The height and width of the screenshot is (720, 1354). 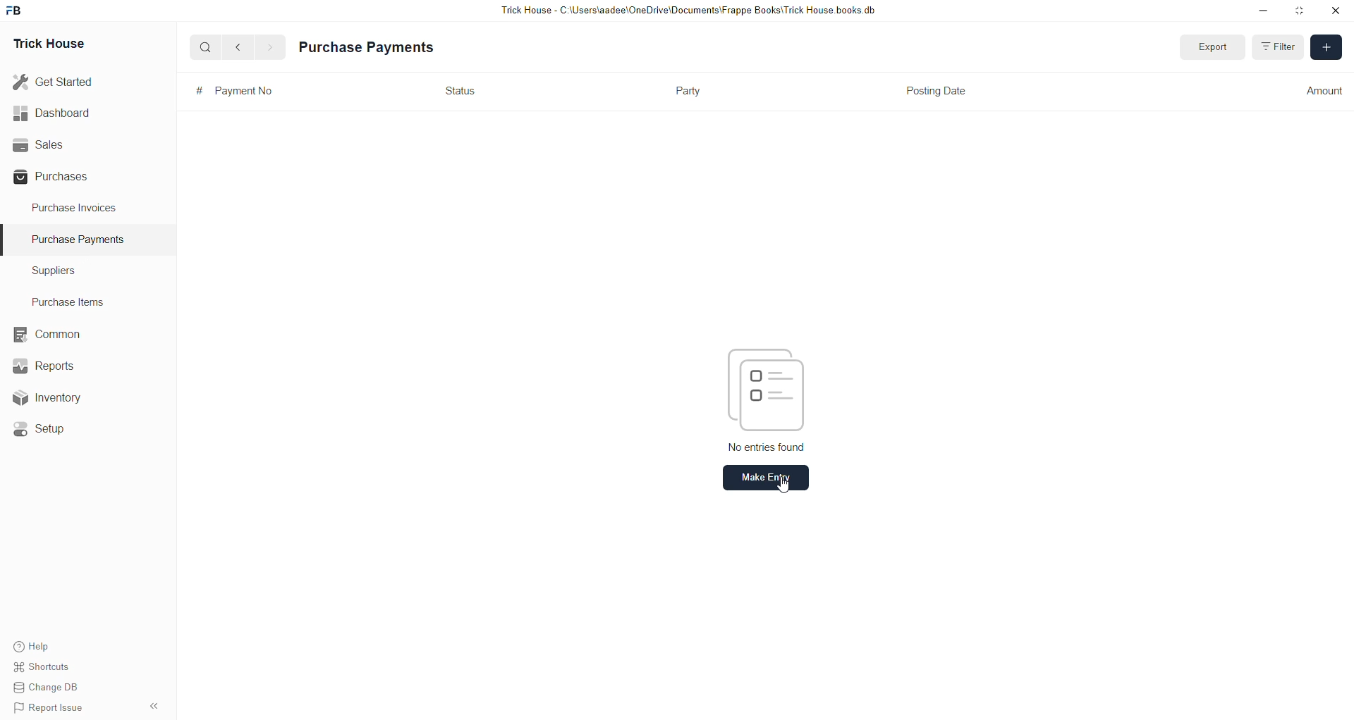 I want to click on  Payment No, so click(x=248, y=92).